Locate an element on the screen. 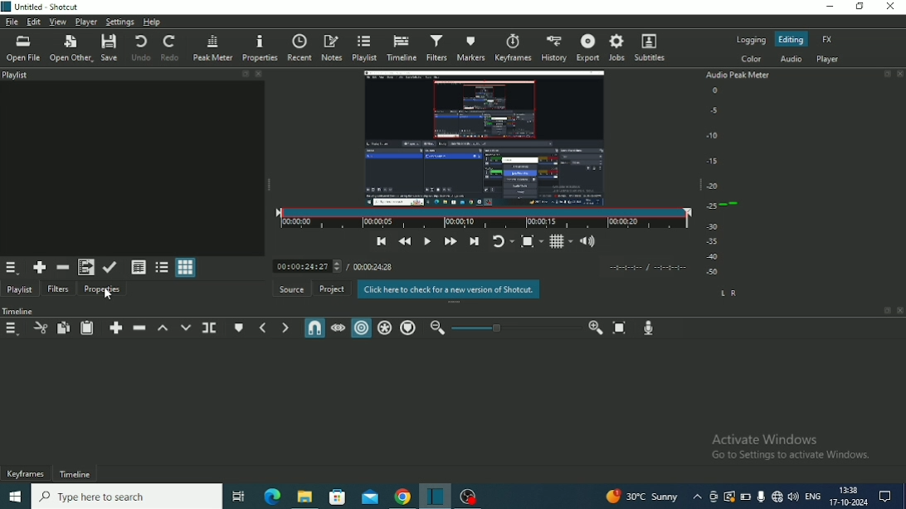  Expand is located at coordinates (887, 73).